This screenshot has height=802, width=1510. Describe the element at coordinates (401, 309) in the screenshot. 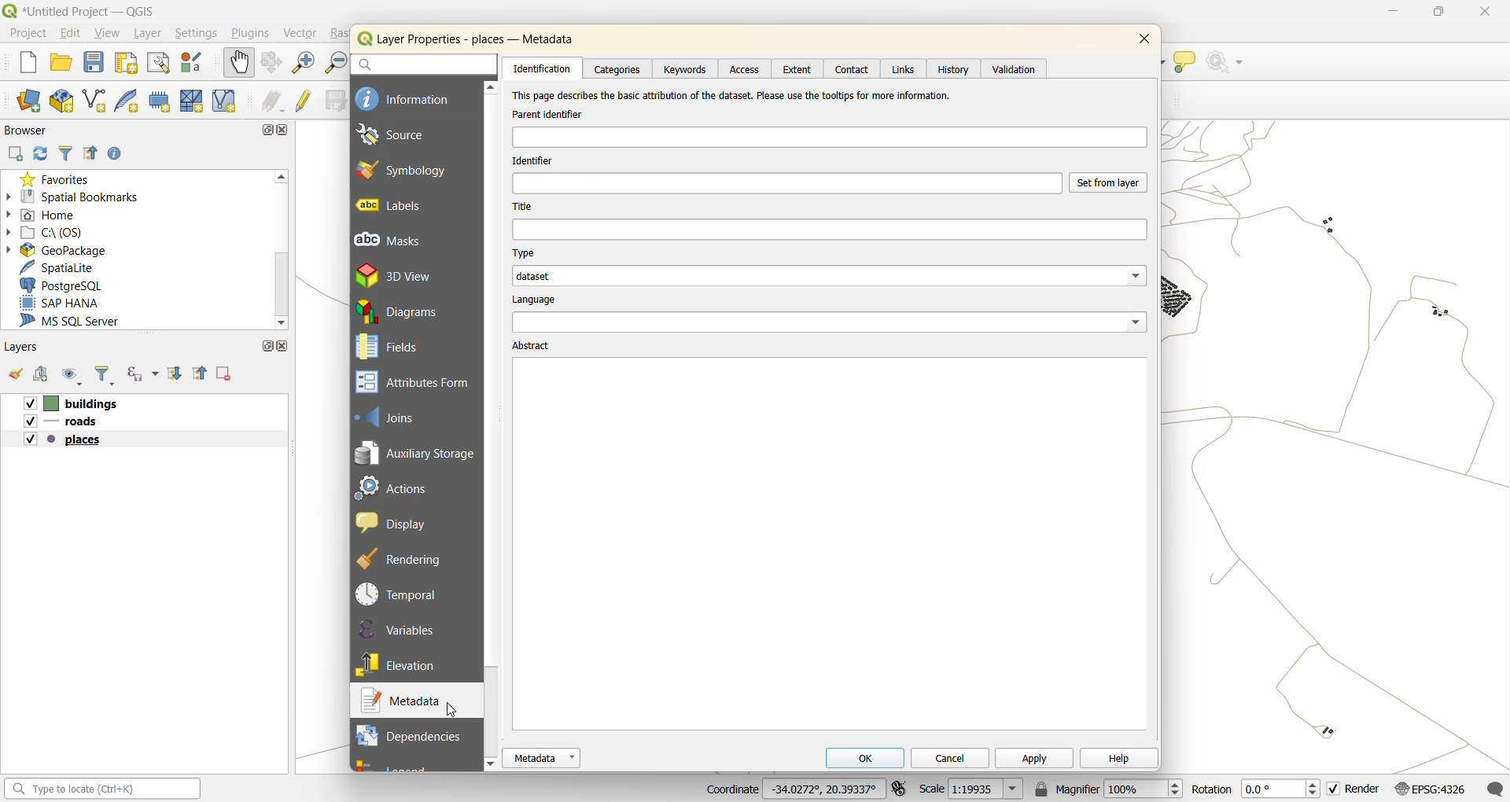

I see `diagrams` at that location.